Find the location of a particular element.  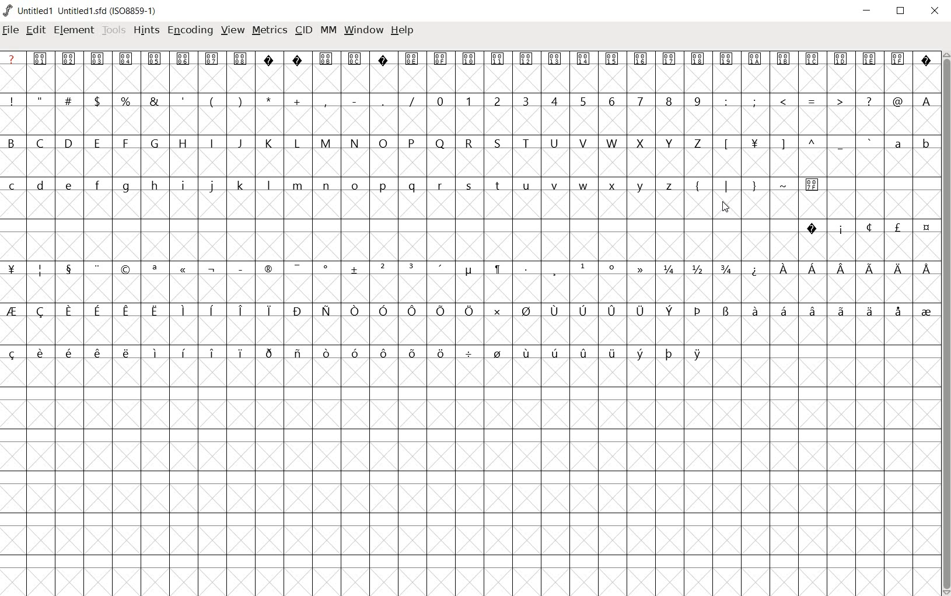

edit is located at coordinates (35, 30).